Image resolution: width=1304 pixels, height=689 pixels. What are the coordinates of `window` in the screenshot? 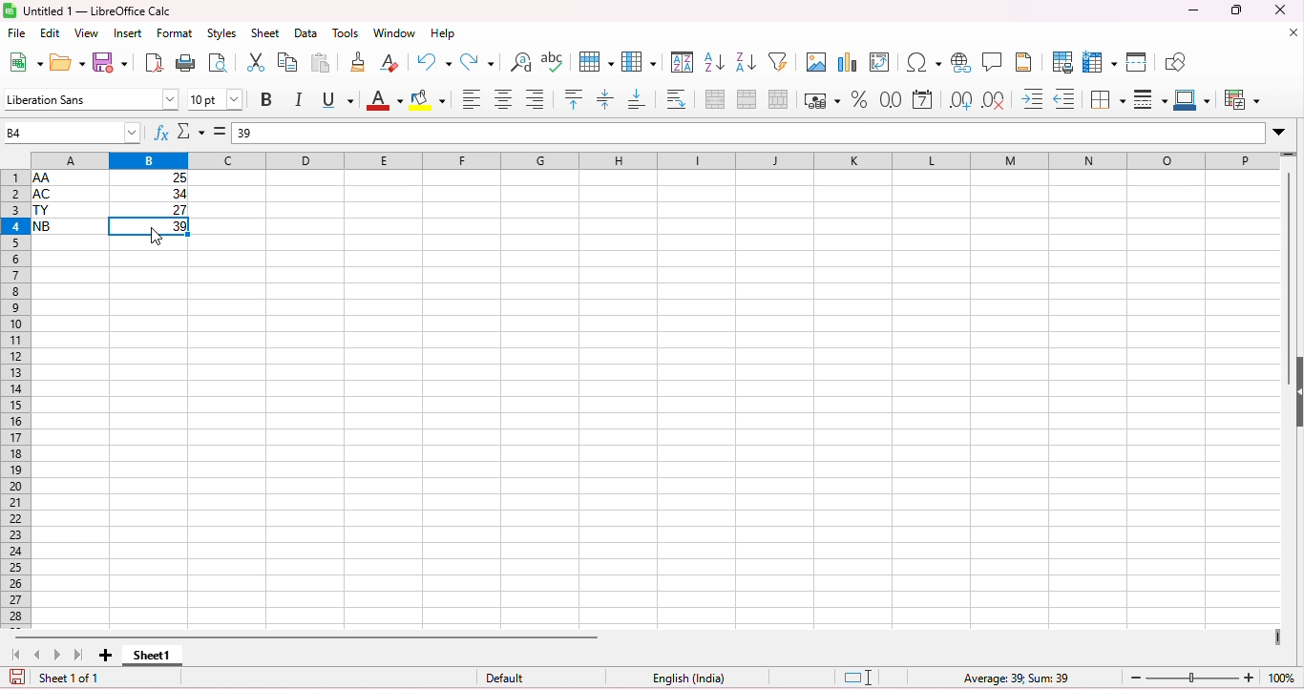 It's located at (395, 33).